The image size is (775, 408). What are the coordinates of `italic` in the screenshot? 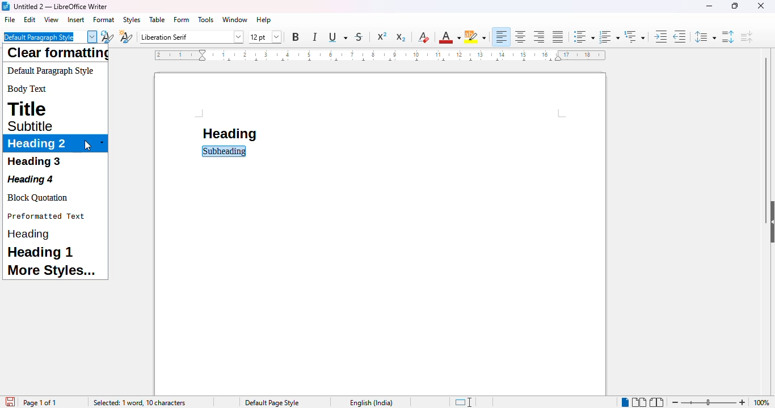 It's located at (315, 36).